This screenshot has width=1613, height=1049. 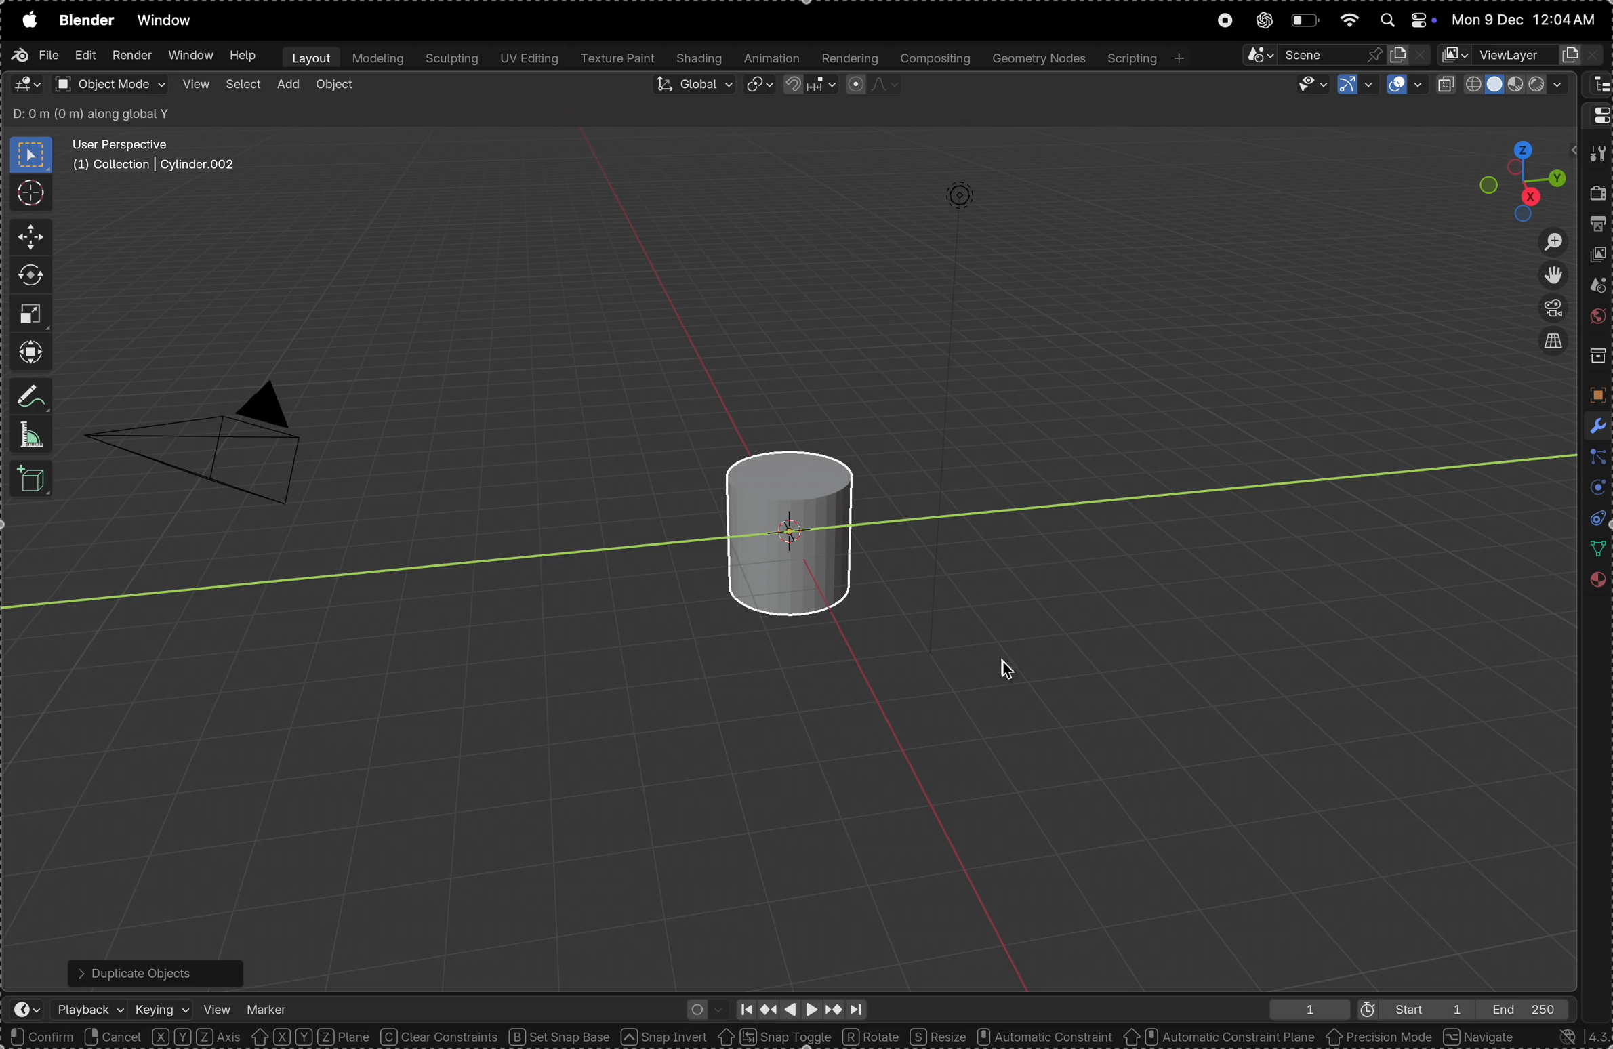 What do you see at coordinates (1037, 58) in the screenshot?
I see `Geometry notes` at bounding box center [1037, 58].